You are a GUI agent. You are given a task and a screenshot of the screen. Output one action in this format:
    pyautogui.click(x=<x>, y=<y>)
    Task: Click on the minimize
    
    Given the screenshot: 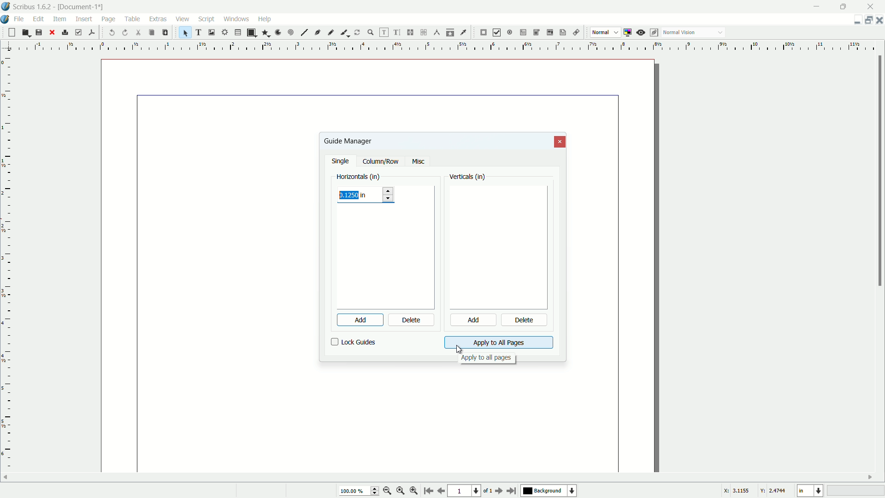 What is the action you would take?
    pyautogui.click(x=817, y=6)
    